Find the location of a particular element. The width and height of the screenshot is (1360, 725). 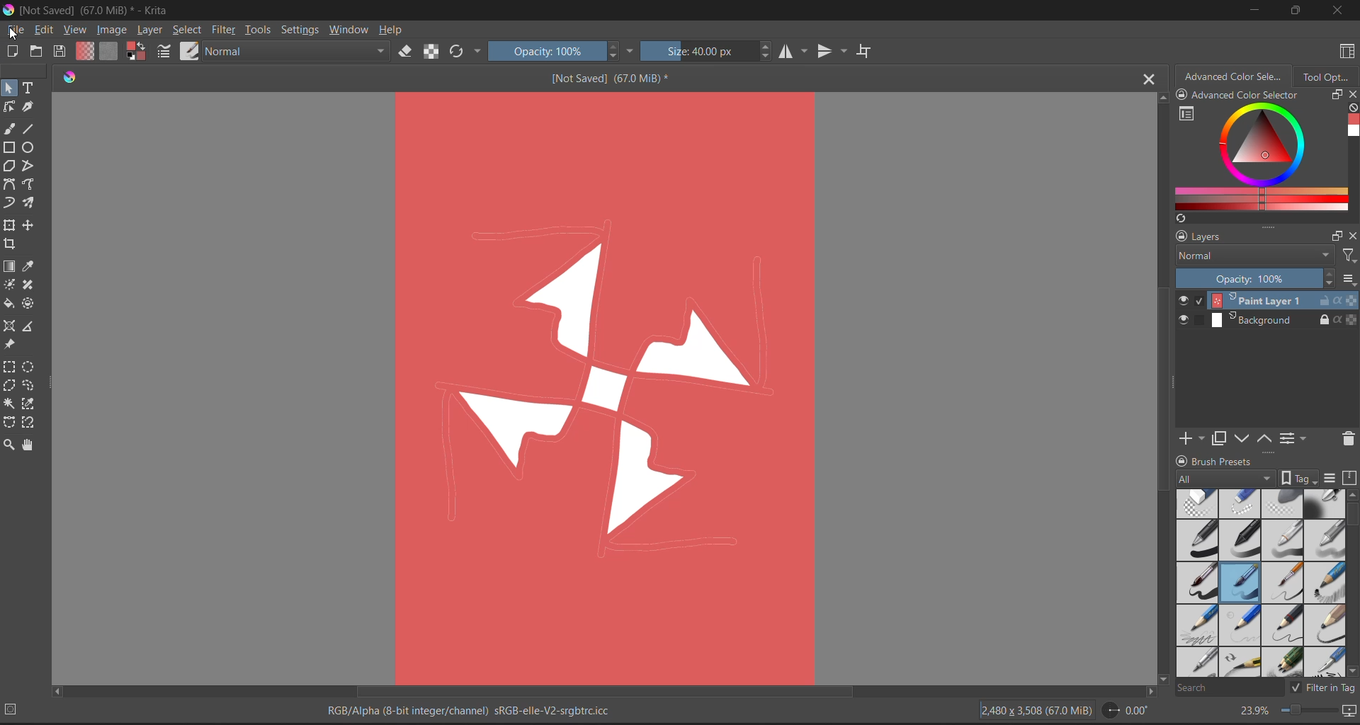

[Not Saved] (67.0 MiB) * is located at coordinates (606, 79).